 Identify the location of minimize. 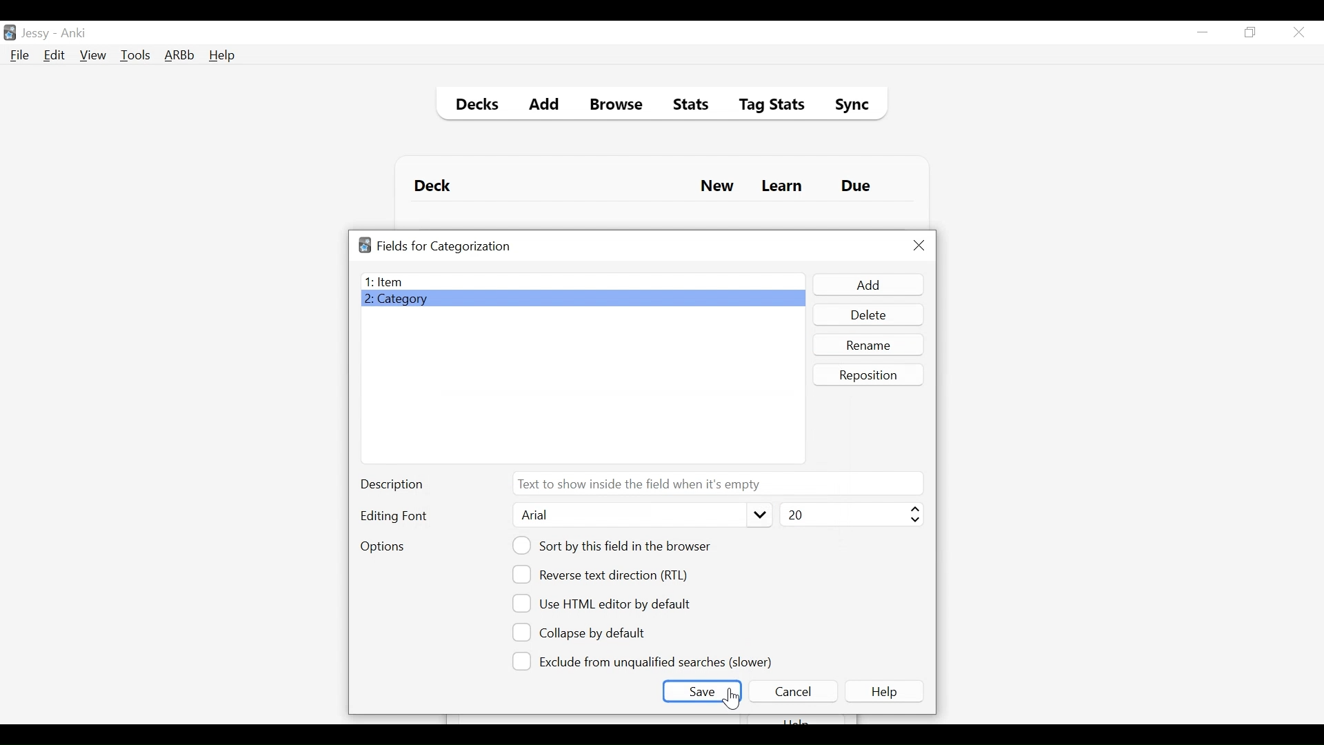
(1202, 33).